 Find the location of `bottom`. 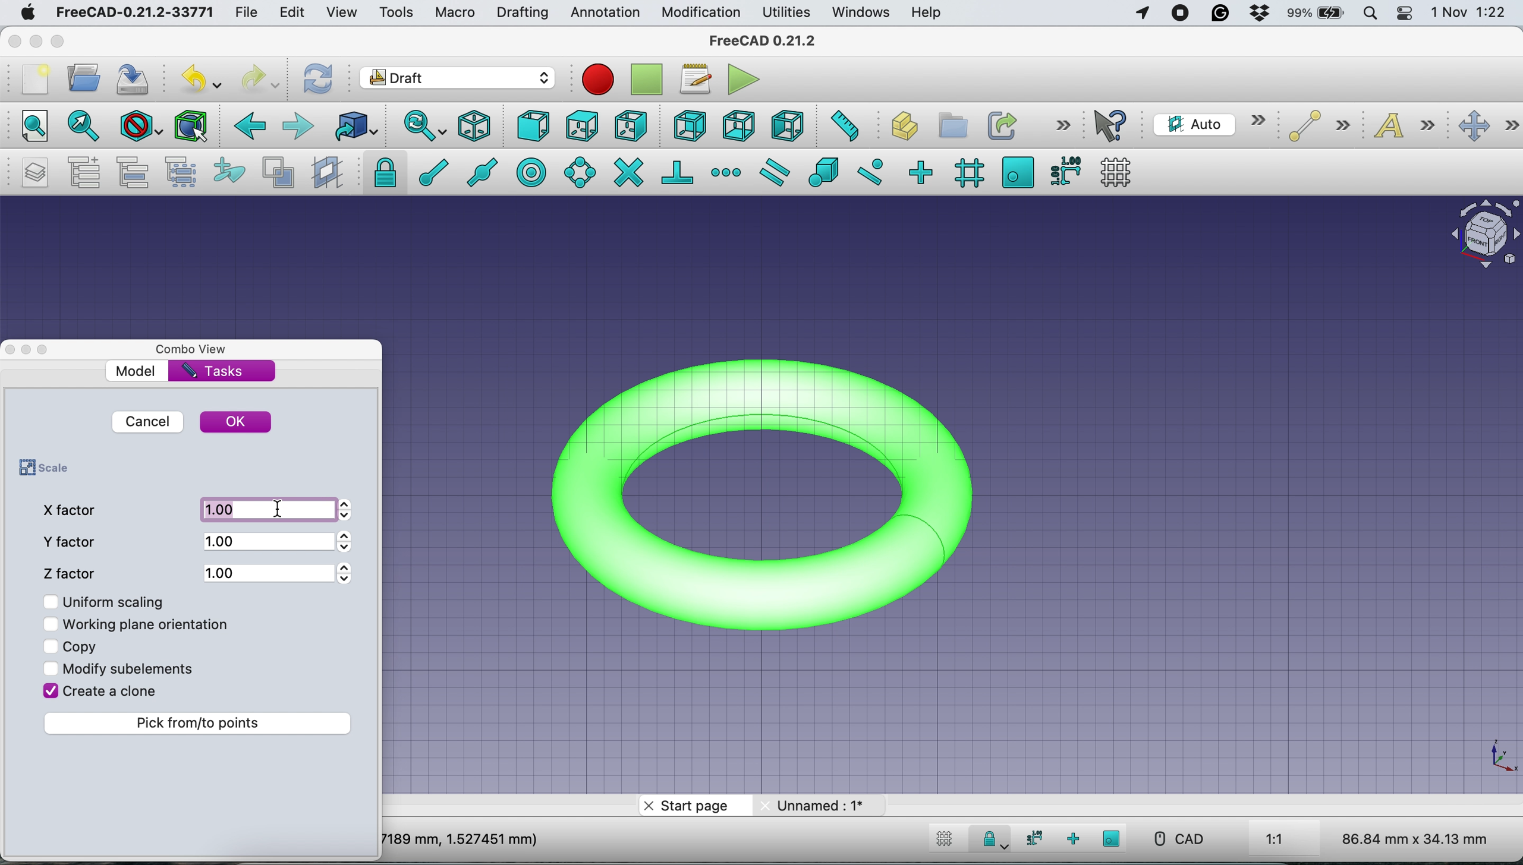

bottom is located at coordinates (740, 125).